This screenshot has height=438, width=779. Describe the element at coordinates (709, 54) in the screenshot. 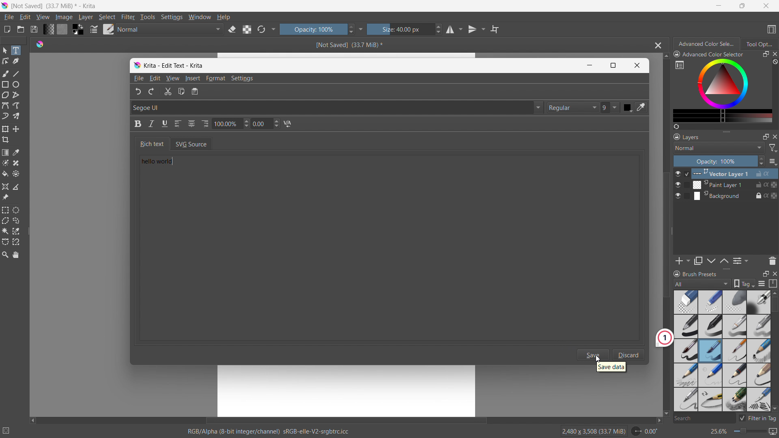

I see `advanced color selector` at that location.